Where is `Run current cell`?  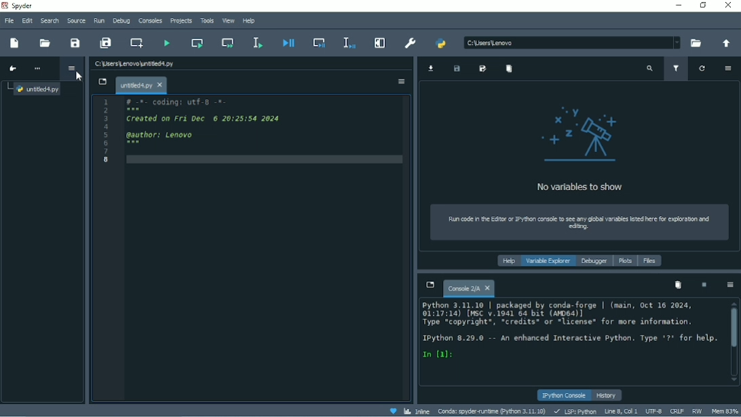 Run current cell is located at coordinates (196, 43).